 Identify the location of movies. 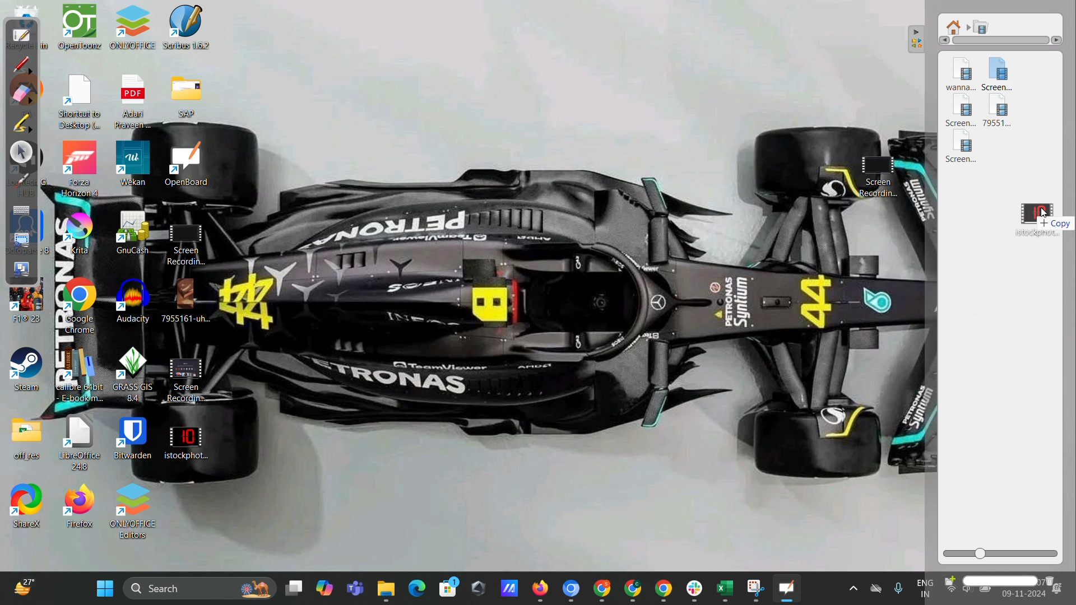
(982, 27).